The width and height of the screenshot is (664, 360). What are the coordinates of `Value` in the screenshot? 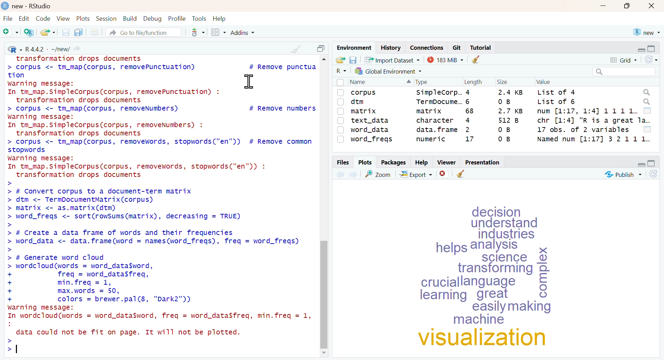 It's located at (543, 82).